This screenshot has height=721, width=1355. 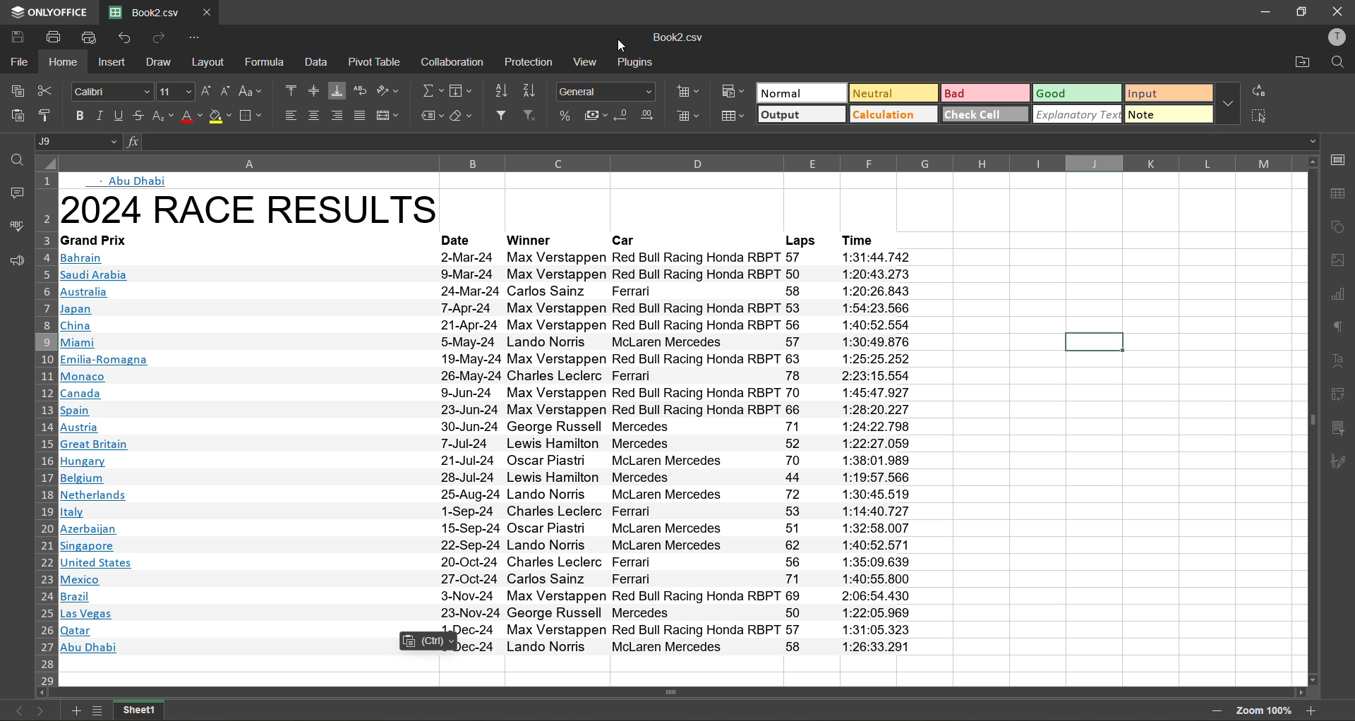 I want to click on cell address, so click(x=80, y=142).